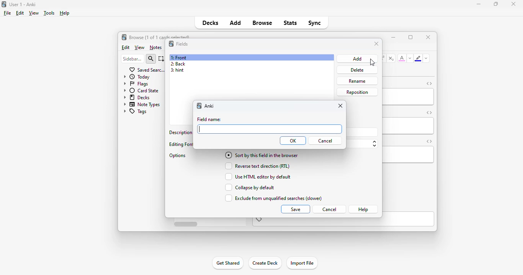 This screenshot has height=275, width=523. I want to click on editing font, so click(180, 144).